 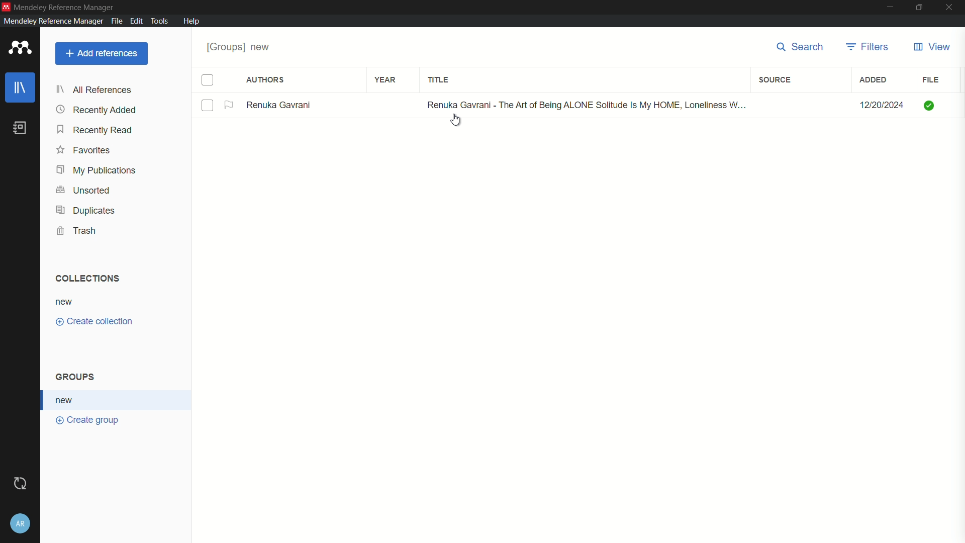 What do you see at coordinates (208, 106) in the screenshot?
I see `un(select)` at bounding box center [208, 106].